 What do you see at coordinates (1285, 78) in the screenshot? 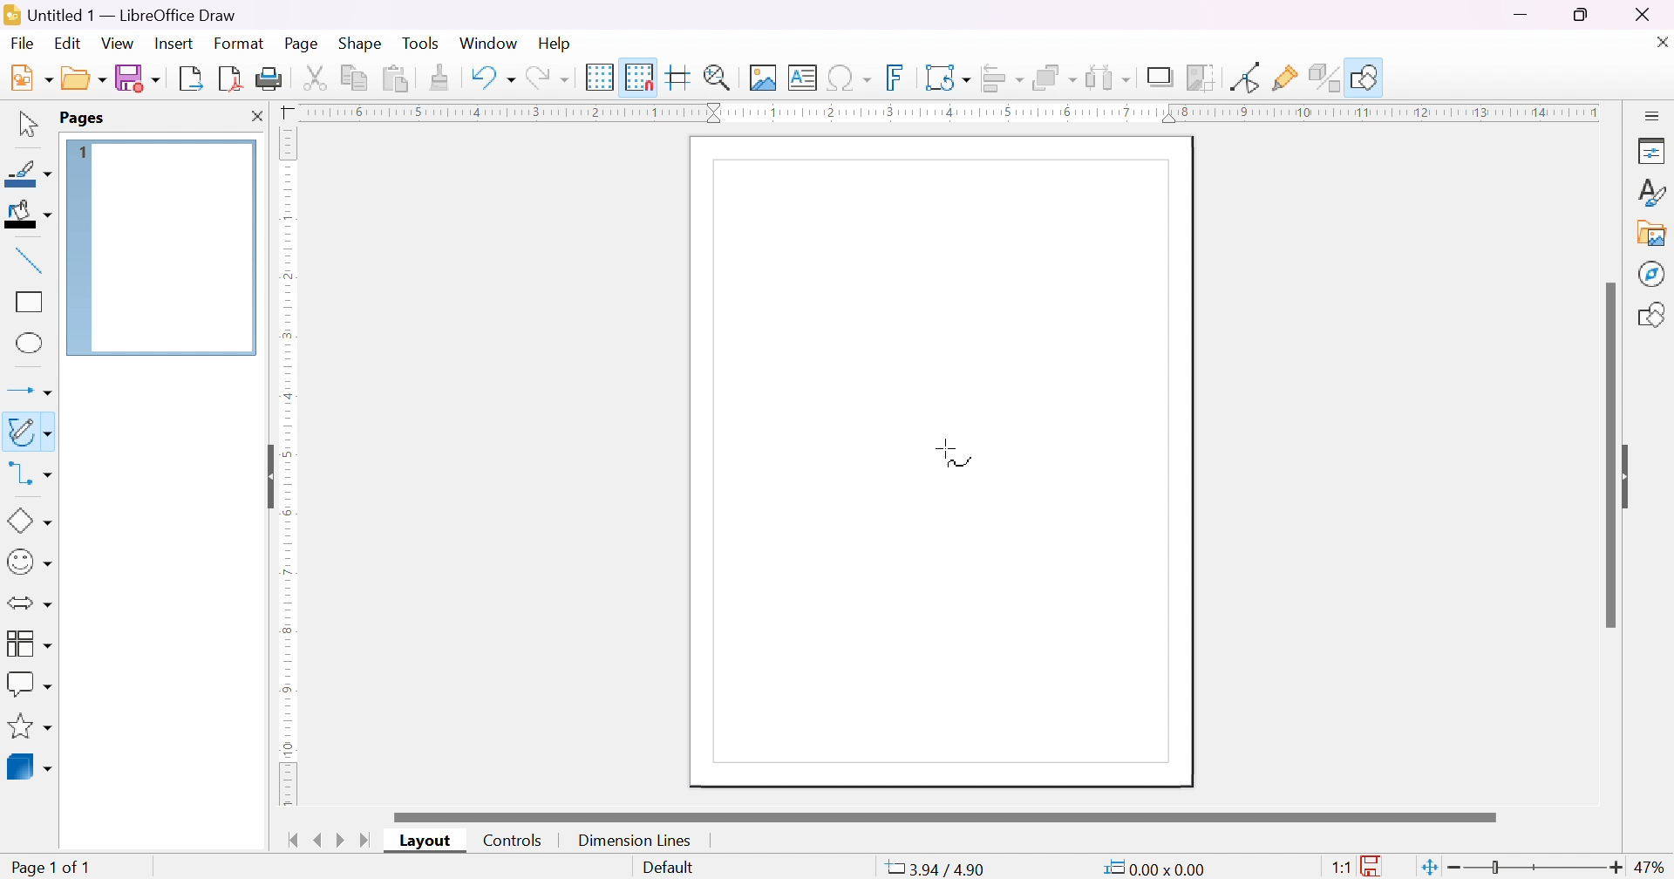
I see `Show gluepoint functions` at bounding box center [1285, 78].